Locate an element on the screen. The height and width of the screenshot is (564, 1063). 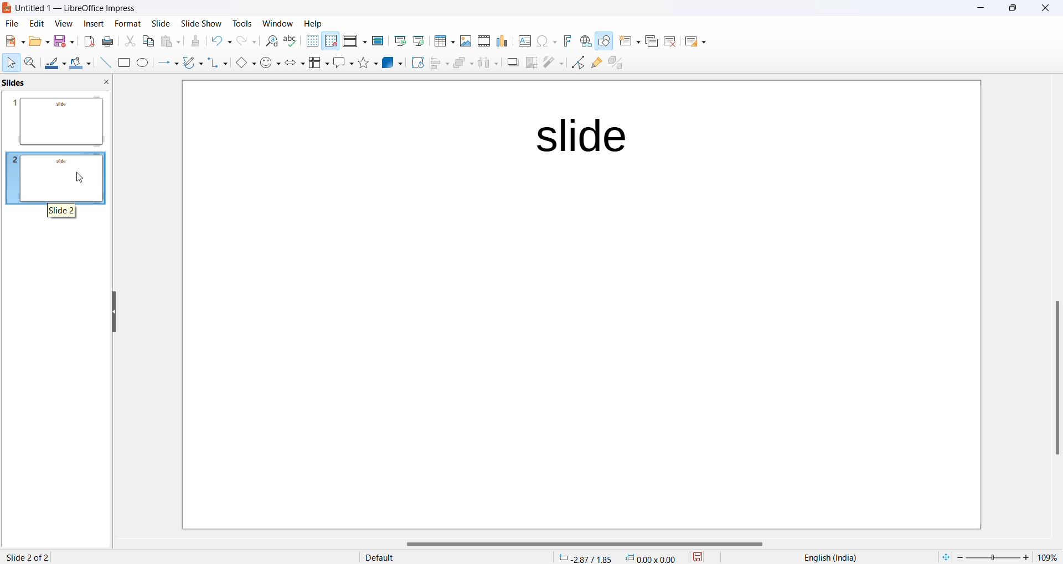
Help is located at coordinates (320, 23).